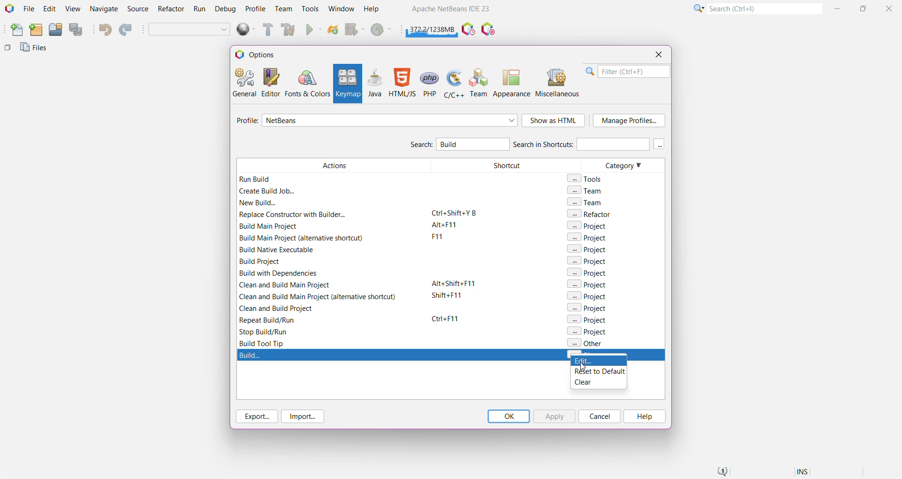 The image size is (902, 479). What do you see at coordinates (304, 417) in the screenshot?
I see `Import` at bounding box center [304, 417].